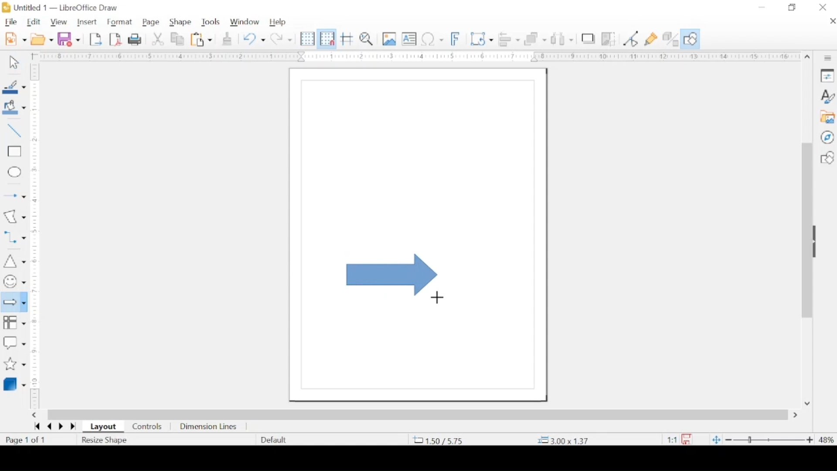 The width and height of the screenshot is (837, 471). What do you see at coordinates (151, 22) in the screenshot?
I see `page` at bounding box center [151, 22].